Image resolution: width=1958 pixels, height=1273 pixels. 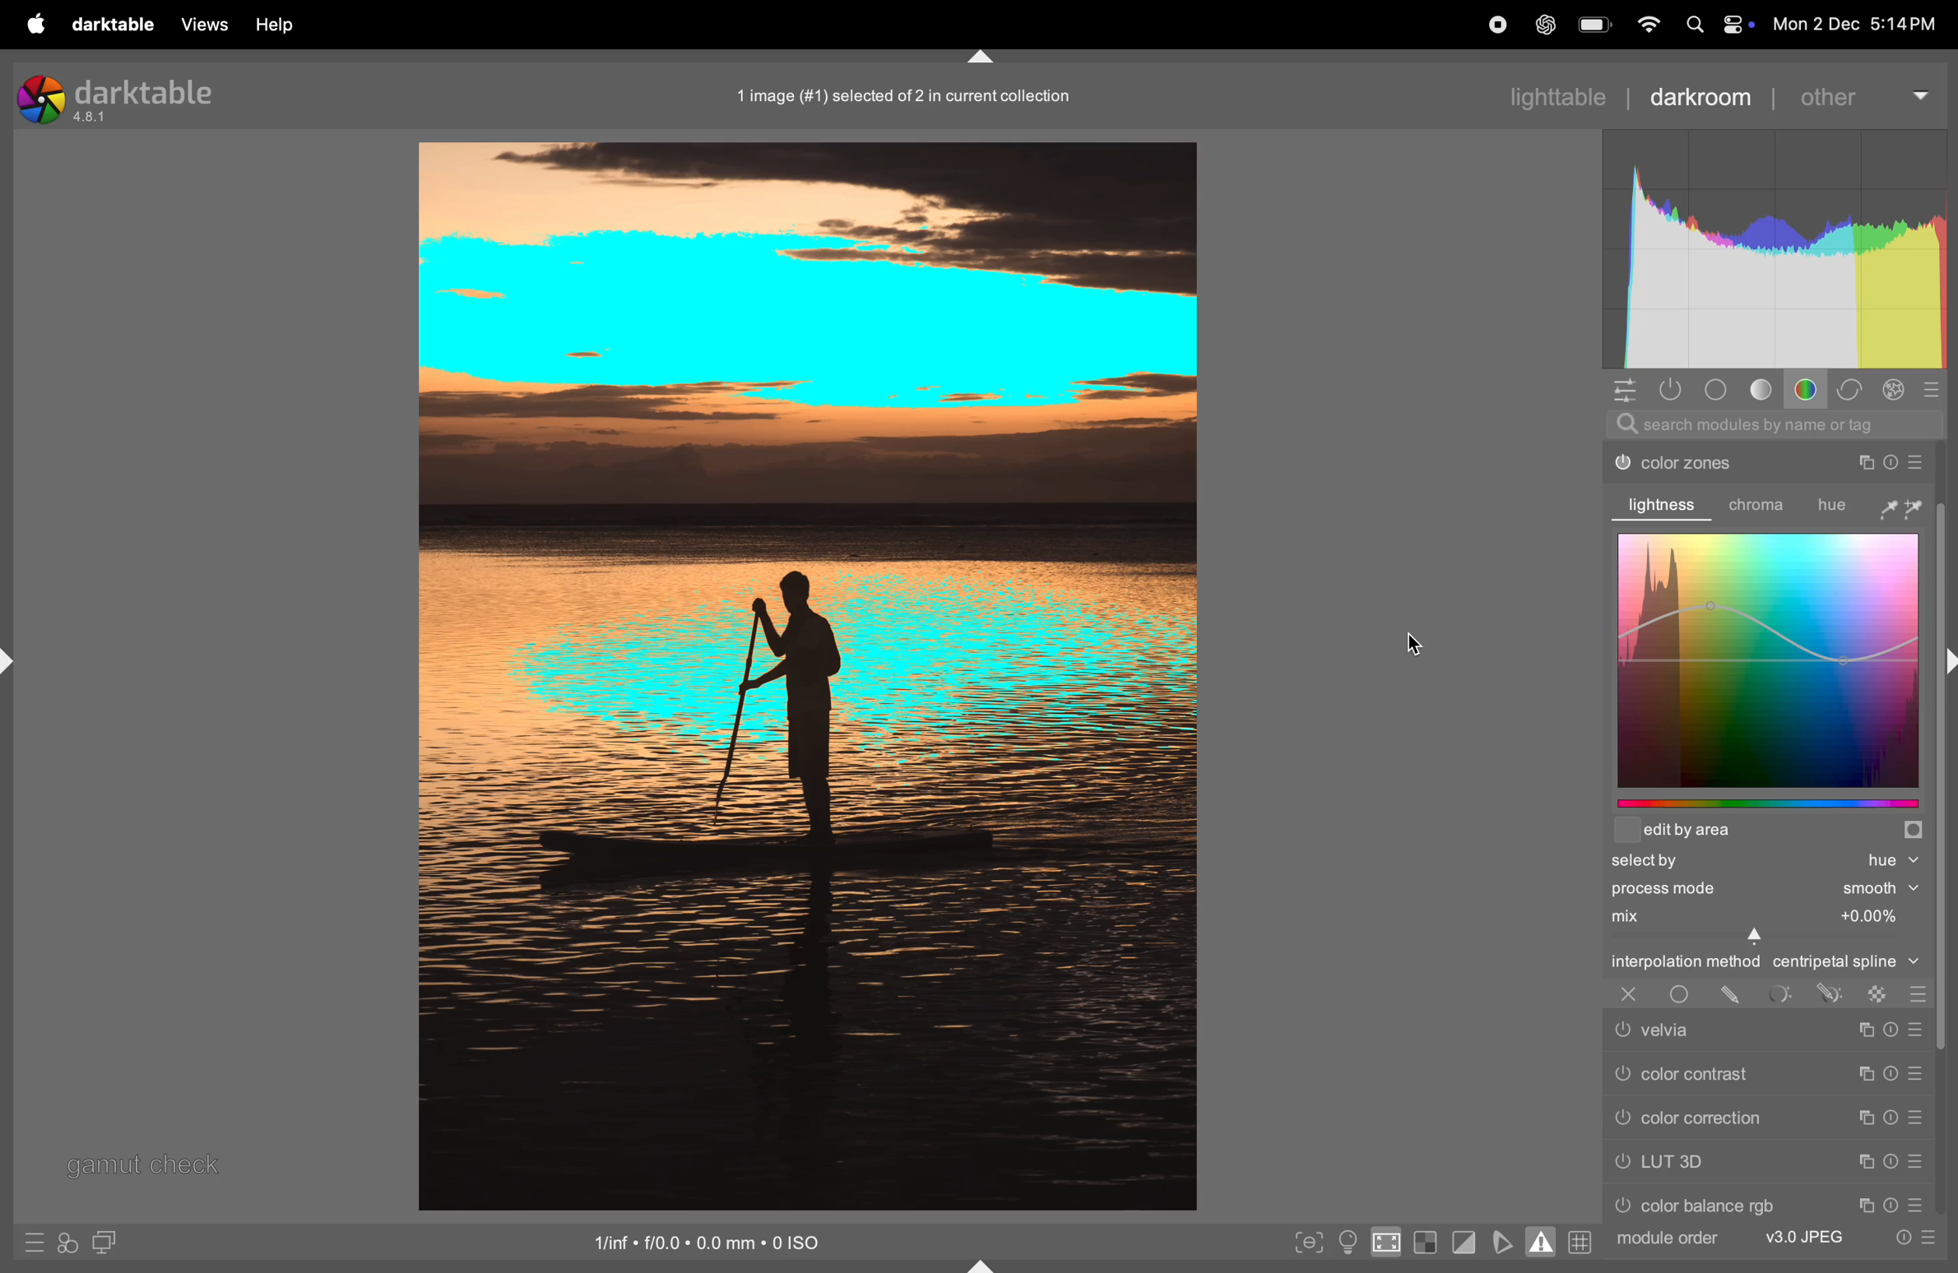 What do you see at coordinates (1385, 1243) in the screenshot?
I see `toggle high quality indication` at bounding box center [1385, 1243].